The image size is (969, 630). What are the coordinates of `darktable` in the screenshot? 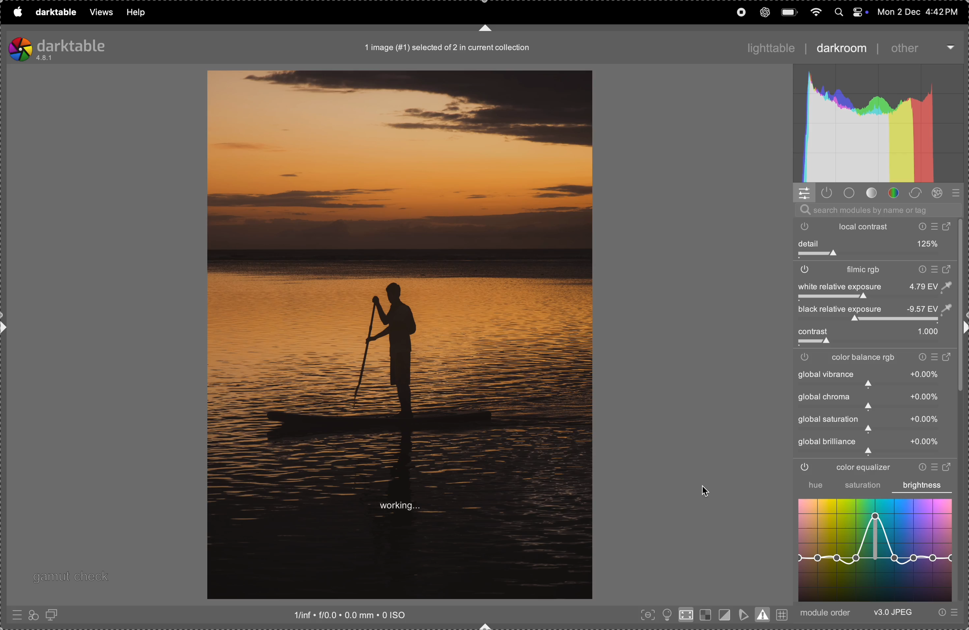 It's located at (53, 11).